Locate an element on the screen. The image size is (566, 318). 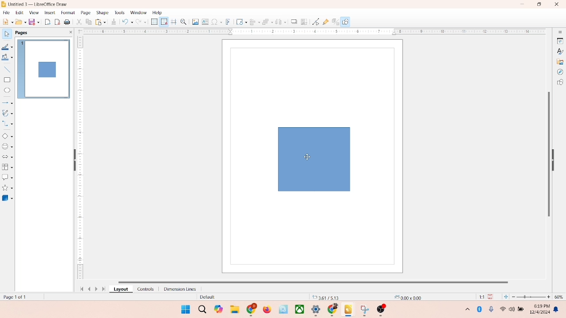
scale bar is located at coordinates (311, 32).